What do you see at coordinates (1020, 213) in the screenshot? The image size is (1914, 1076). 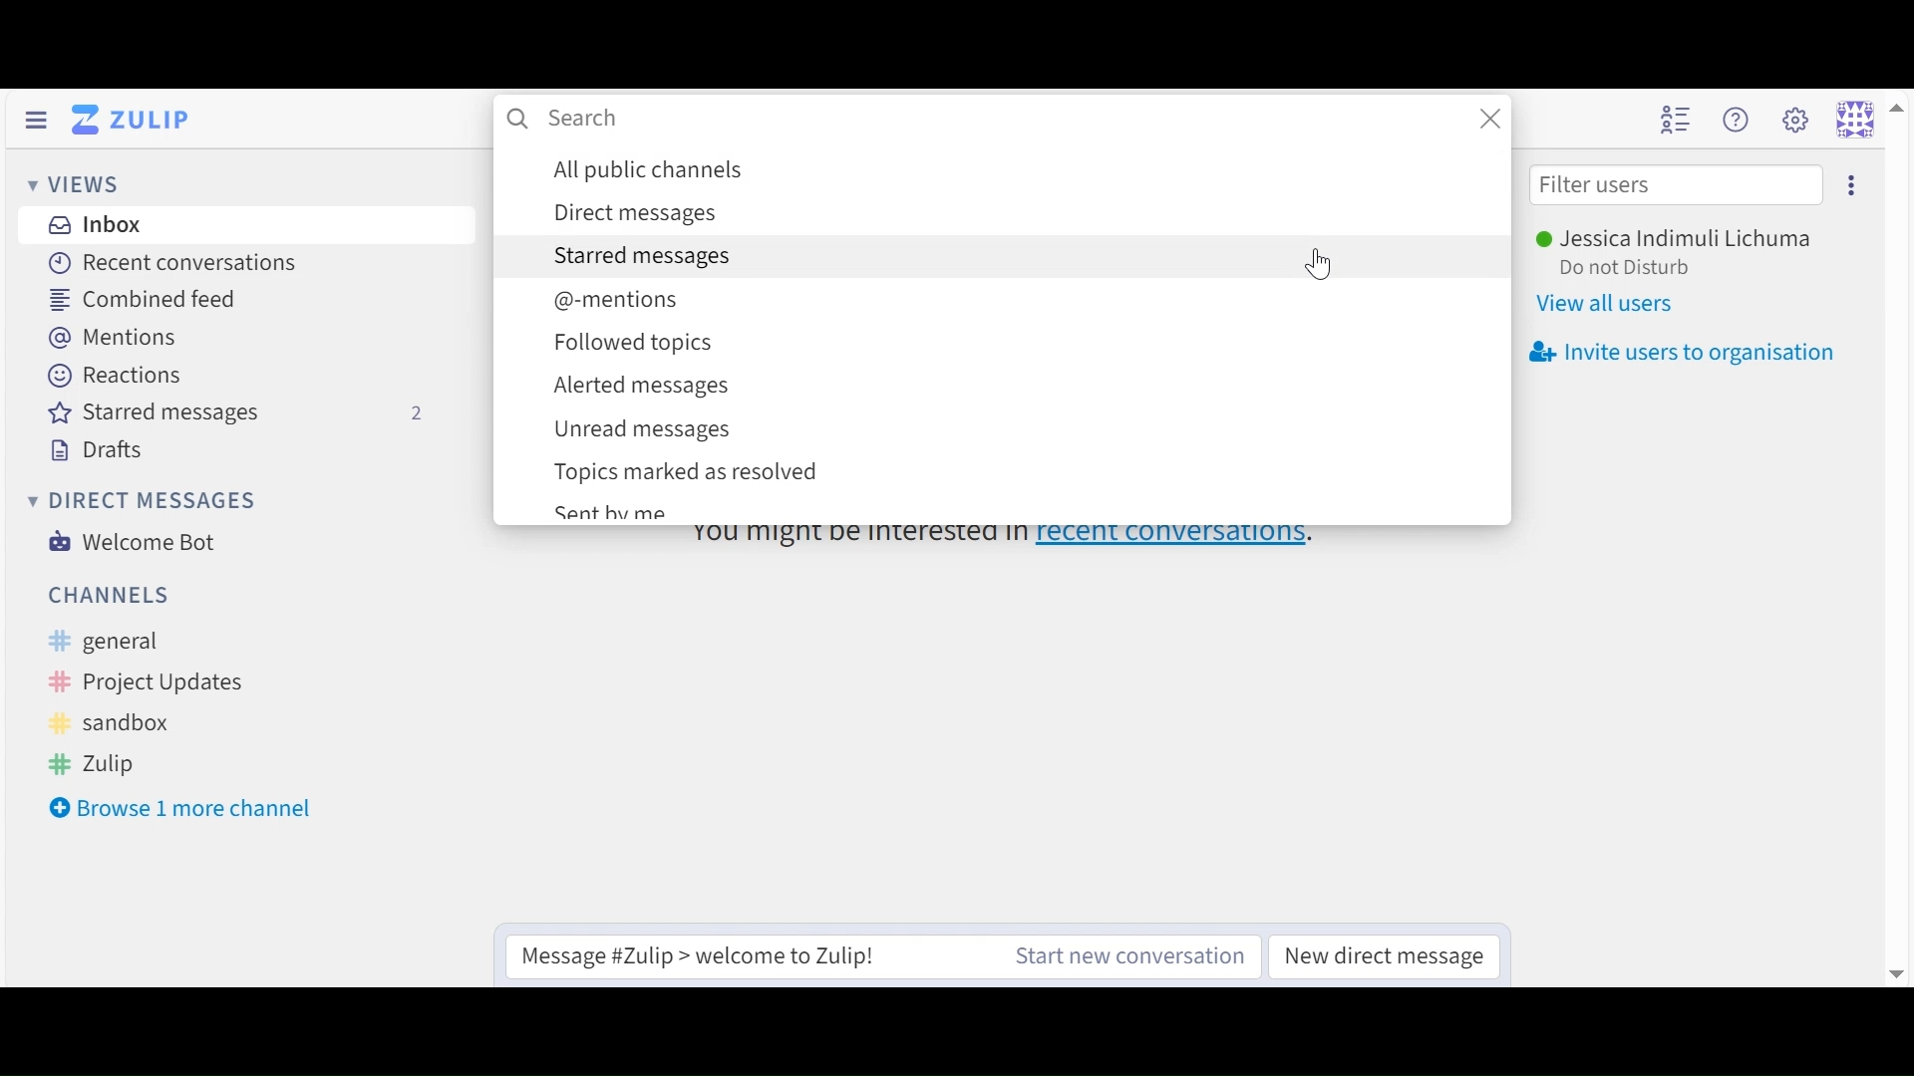 I see `Direct messages` at bounding box center [1020, 213].